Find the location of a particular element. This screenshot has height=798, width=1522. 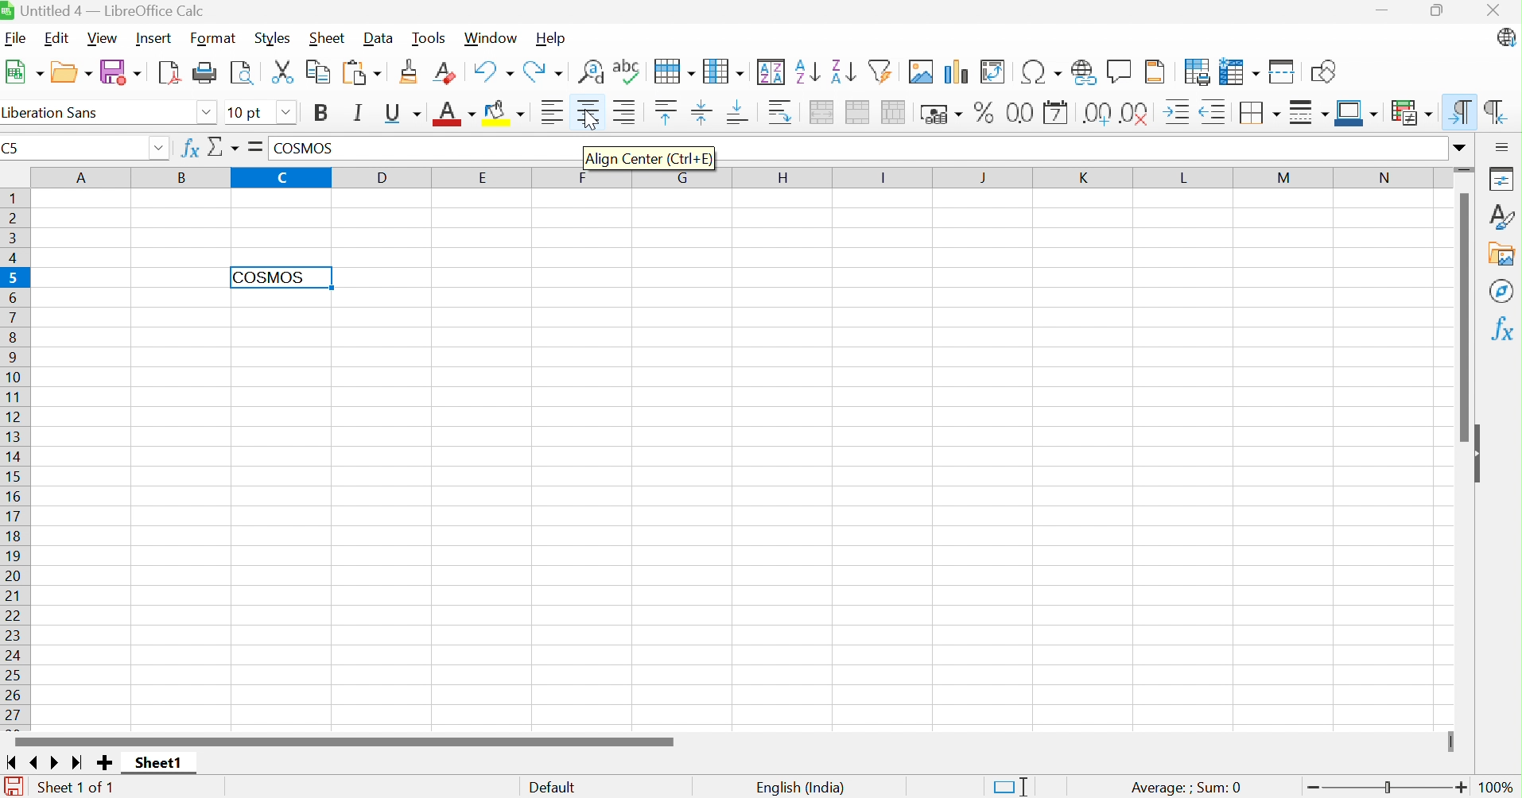

cursor is located at coordinates (592, 121).